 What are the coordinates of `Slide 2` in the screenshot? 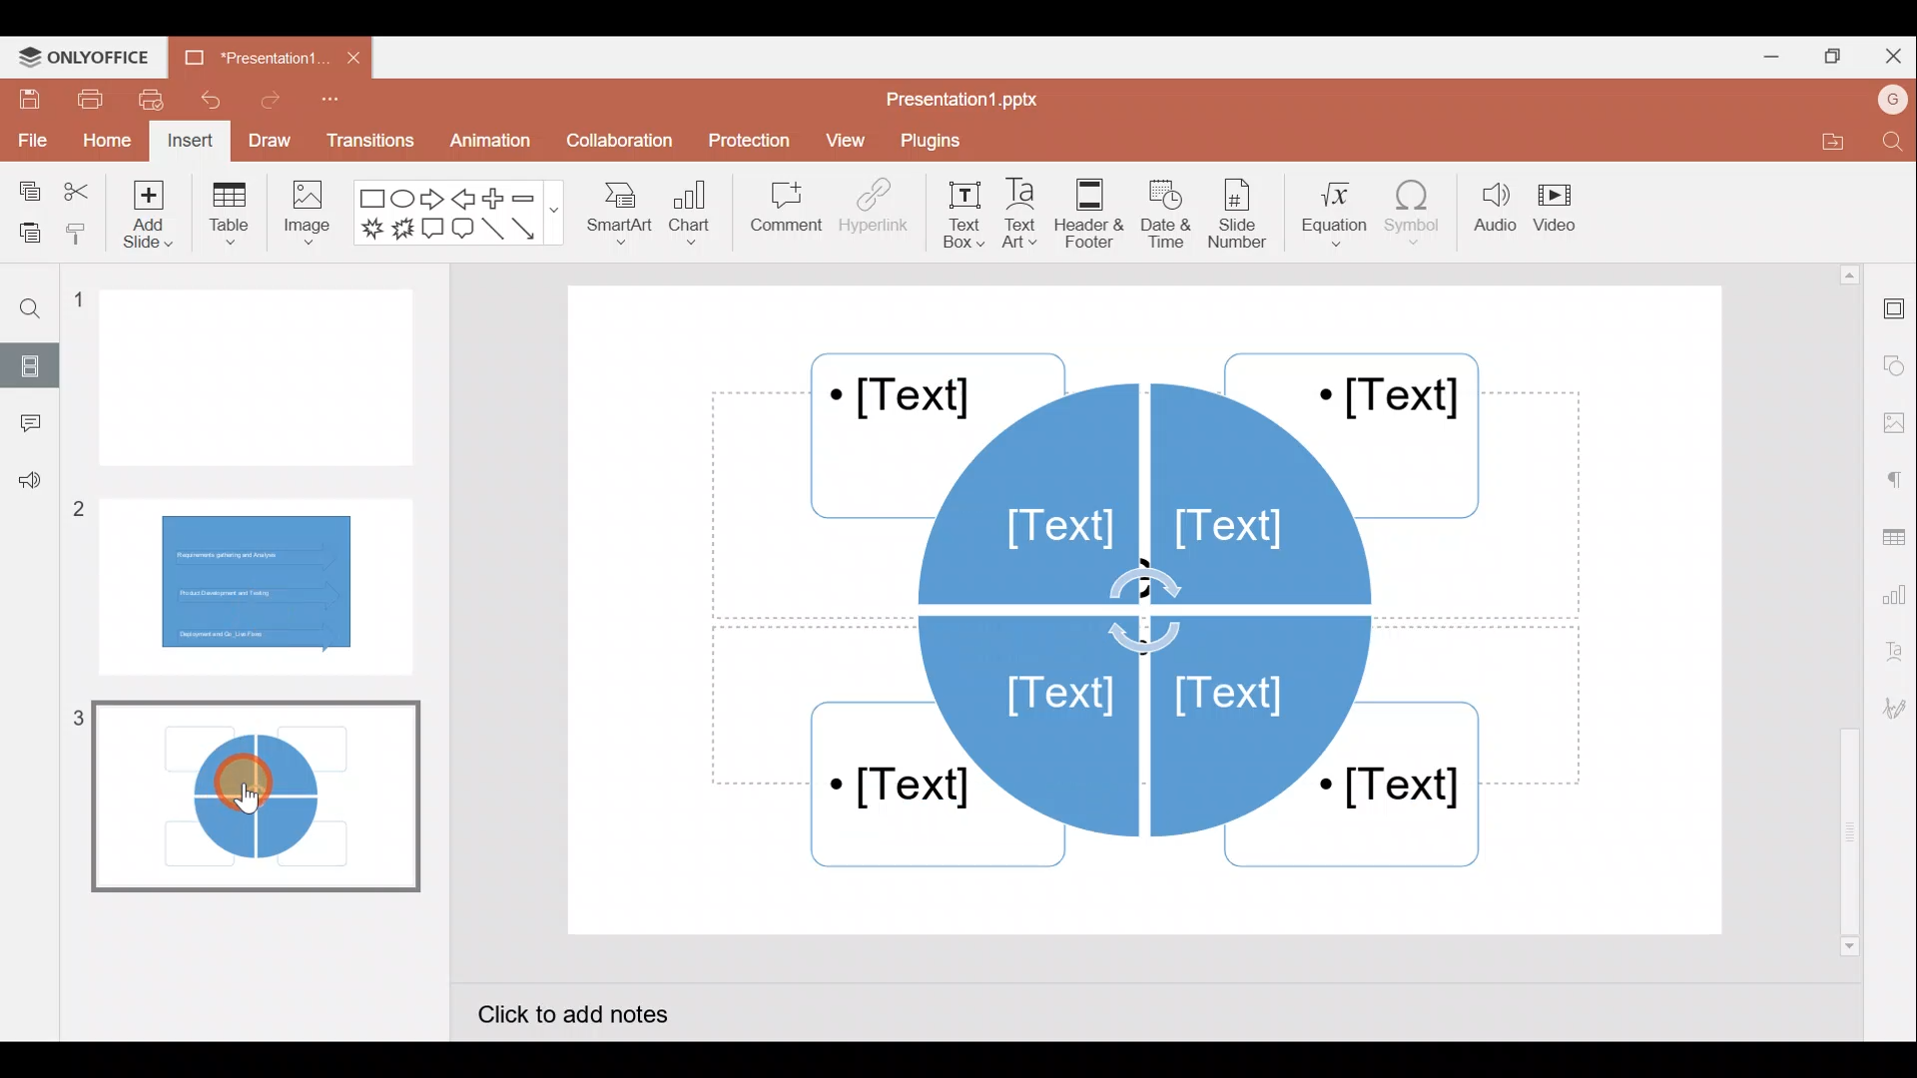 It's located at (258, 581).